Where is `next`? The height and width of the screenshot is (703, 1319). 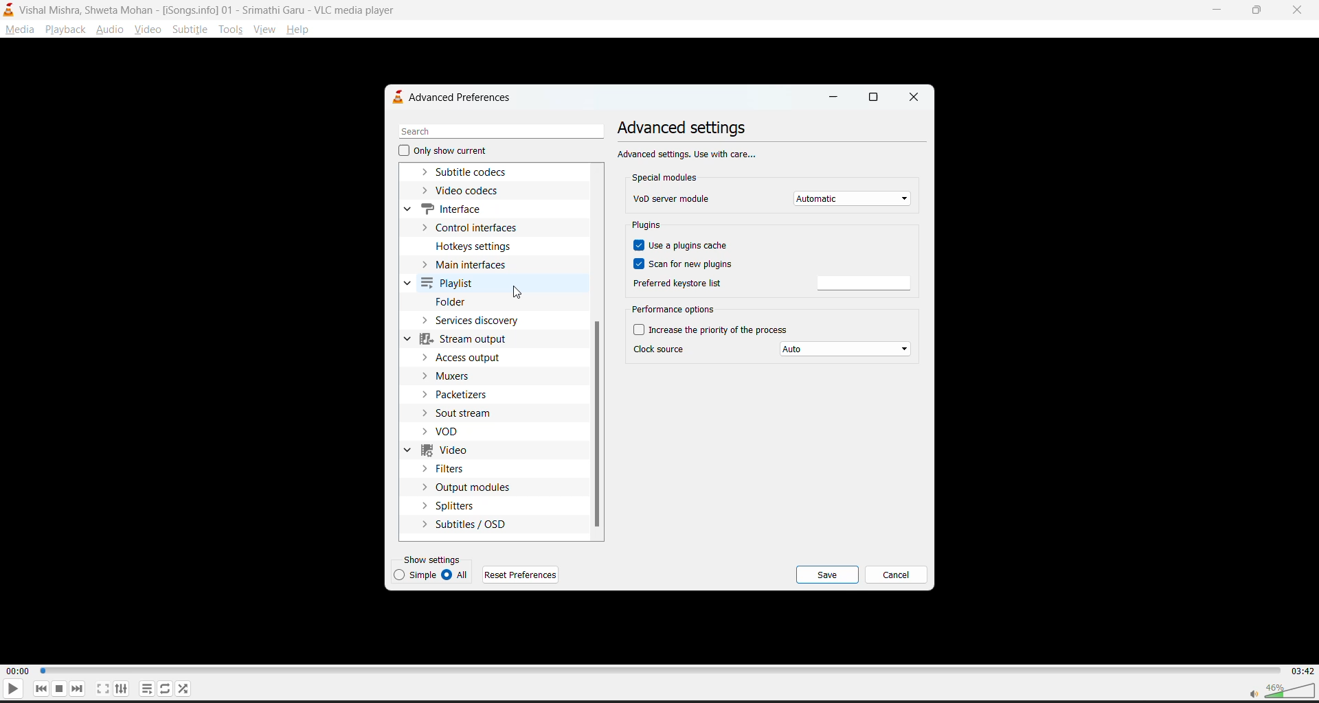 next is located at coordinates (75, 689).